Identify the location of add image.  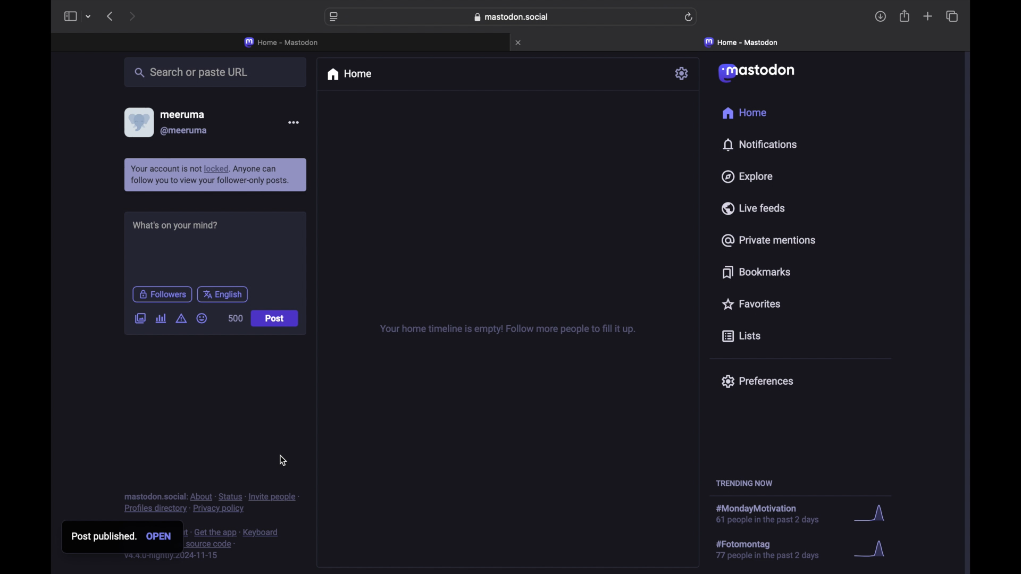
(139, 317).